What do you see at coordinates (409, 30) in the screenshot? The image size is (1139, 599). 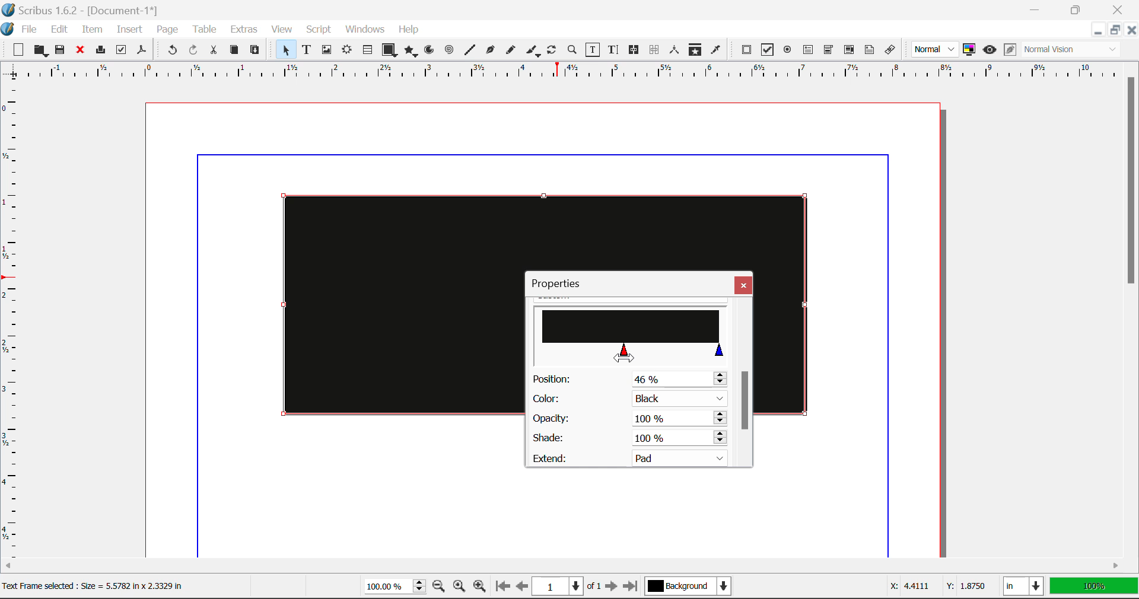 I see `Help` at bounding box center [409, 30].